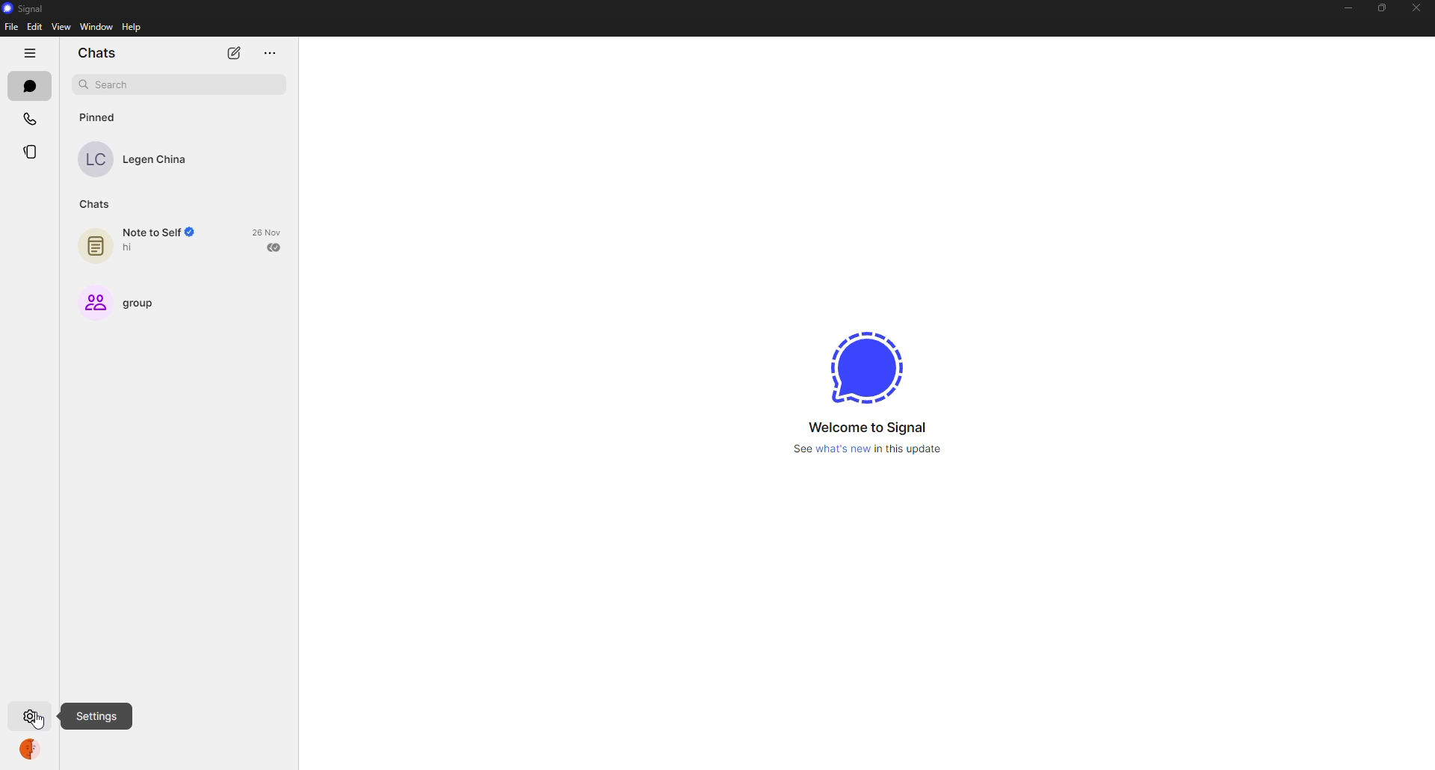  What do you see at coordinates (136, 158) in the screenshot?
I see `Legen China` at bounding box center [136, 158].